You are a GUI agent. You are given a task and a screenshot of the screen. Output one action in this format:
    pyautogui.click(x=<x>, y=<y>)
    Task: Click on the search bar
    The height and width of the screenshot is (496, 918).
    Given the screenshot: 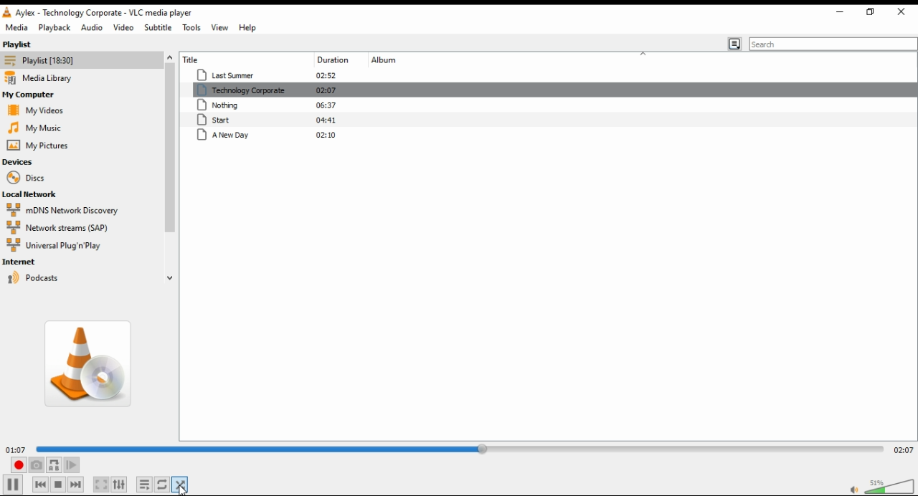 What is the action you would take?
    pyautogui.click(x=833, y=44)
    